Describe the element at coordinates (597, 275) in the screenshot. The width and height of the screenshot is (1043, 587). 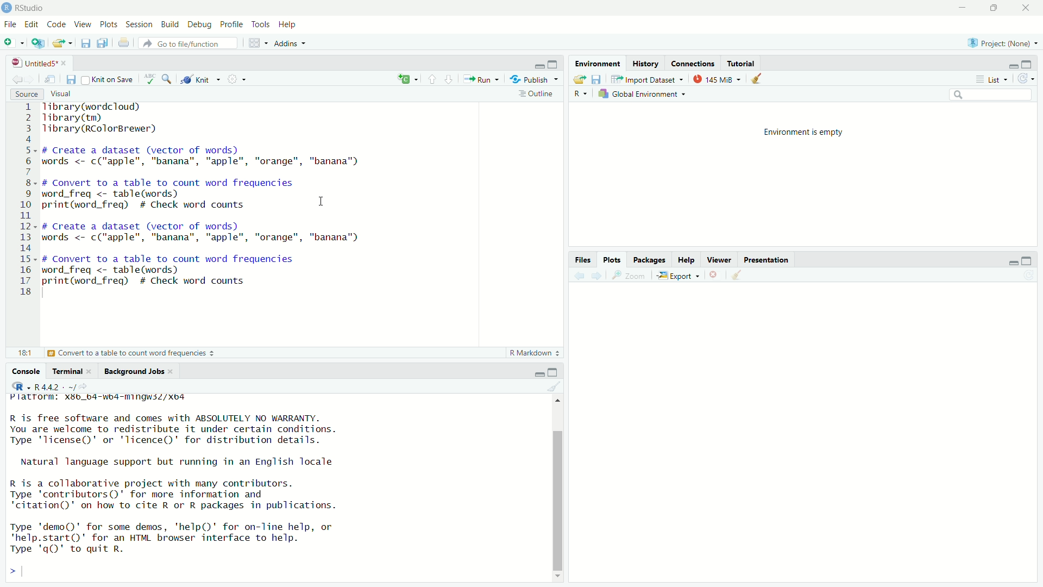
I see `next` at that location.